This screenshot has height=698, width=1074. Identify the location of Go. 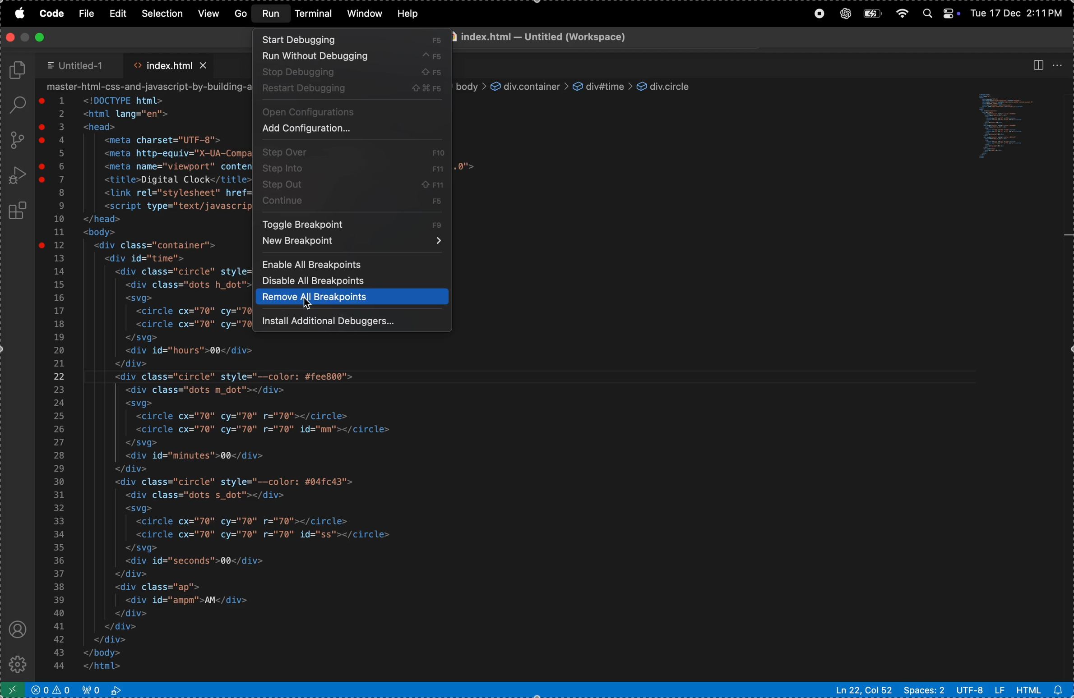
(241, 14).